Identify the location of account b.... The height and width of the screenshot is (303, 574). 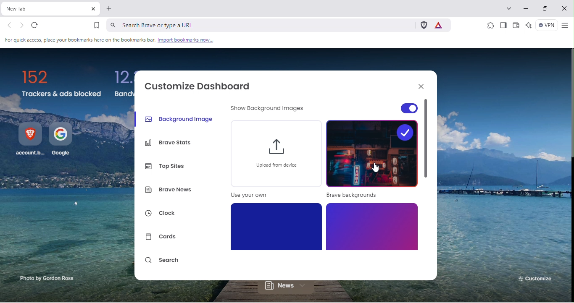
(30, 140).